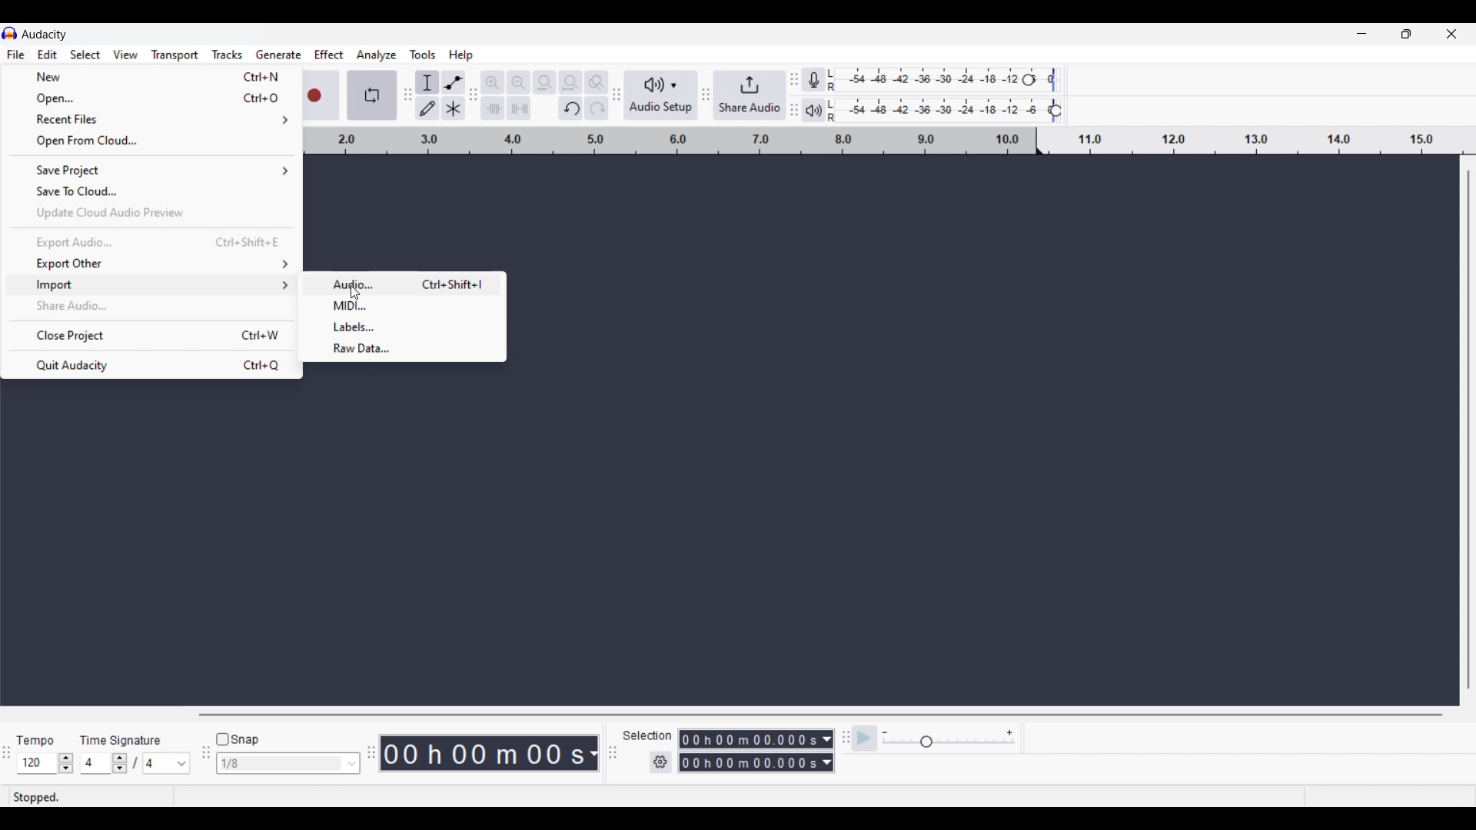  Describe the element at coordinates (135, 763) in the screenshot. I see `4/4 (select time signature)` at that location.